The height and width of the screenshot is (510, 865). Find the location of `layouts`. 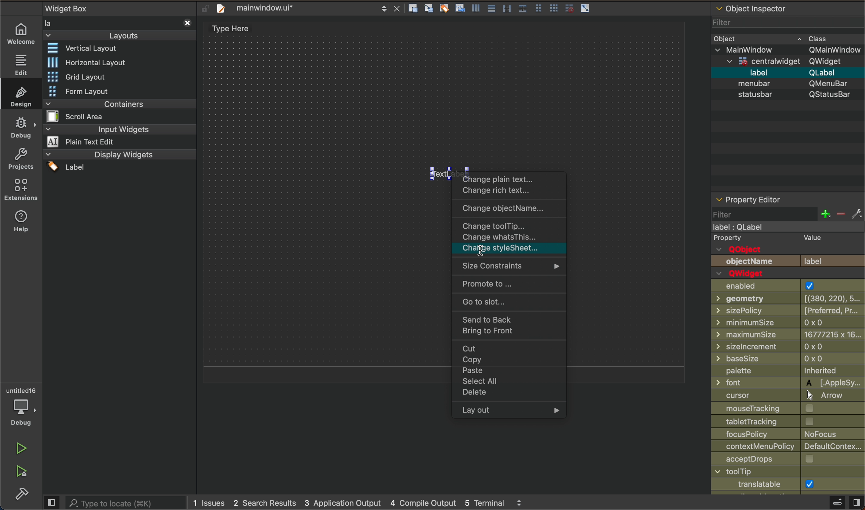

layouts is located at coordinates (122, 28).